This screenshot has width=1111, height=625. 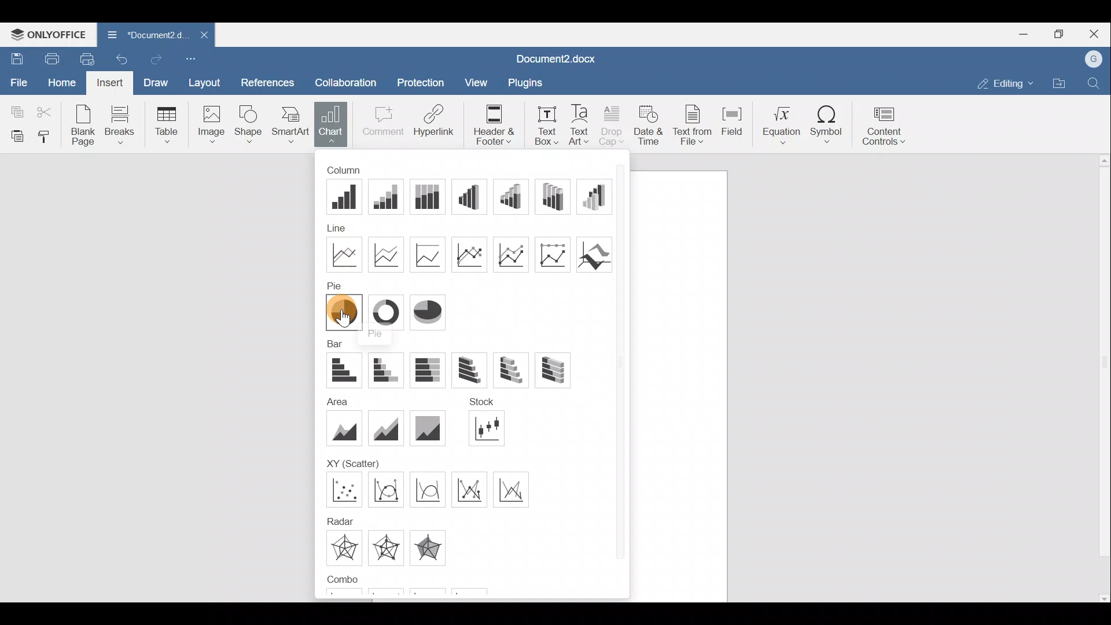 What do you see at coordinates (340, 317) in the screenshot?
I see `Cursor on pie chart` at bounding box center [340, 317].